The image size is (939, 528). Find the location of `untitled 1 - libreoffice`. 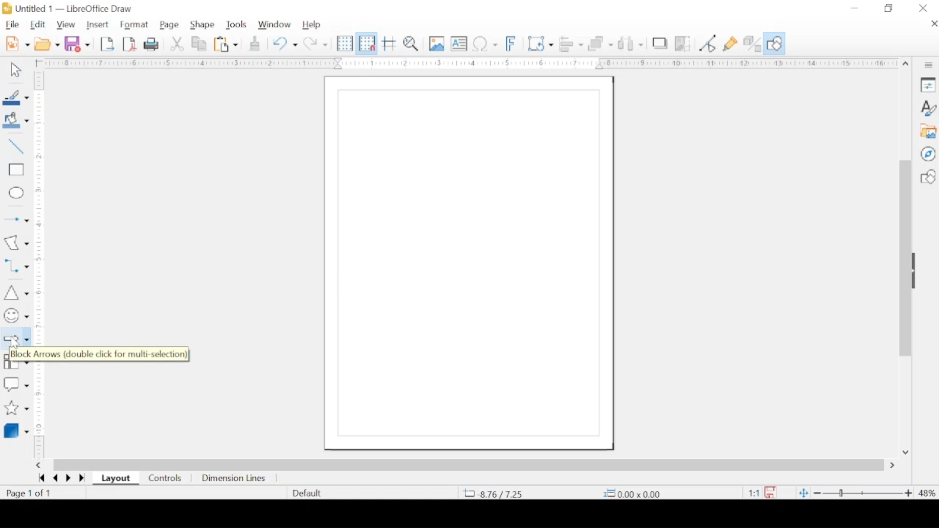

untitled 1 - libreoffice is located at coordinates (70, 8).